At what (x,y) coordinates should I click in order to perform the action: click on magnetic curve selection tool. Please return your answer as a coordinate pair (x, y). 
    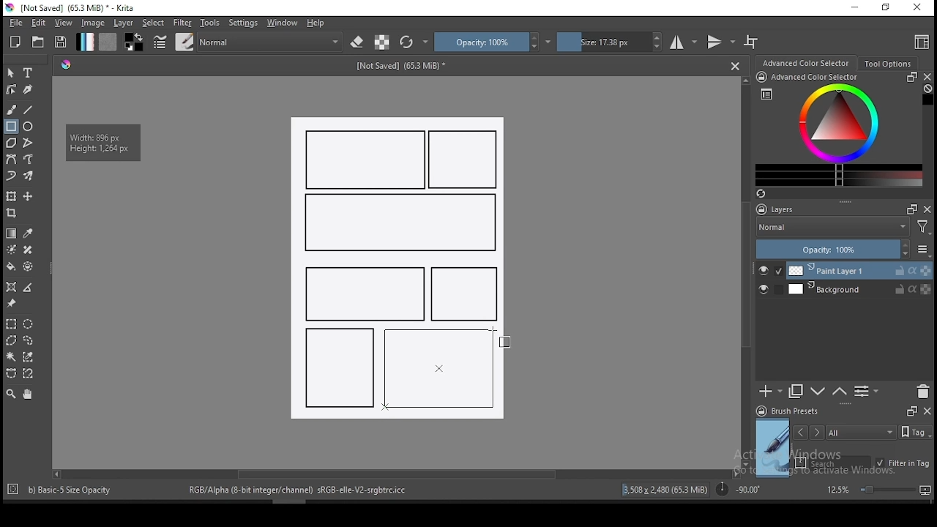
    Looking at the image, I should click on (26, 373).